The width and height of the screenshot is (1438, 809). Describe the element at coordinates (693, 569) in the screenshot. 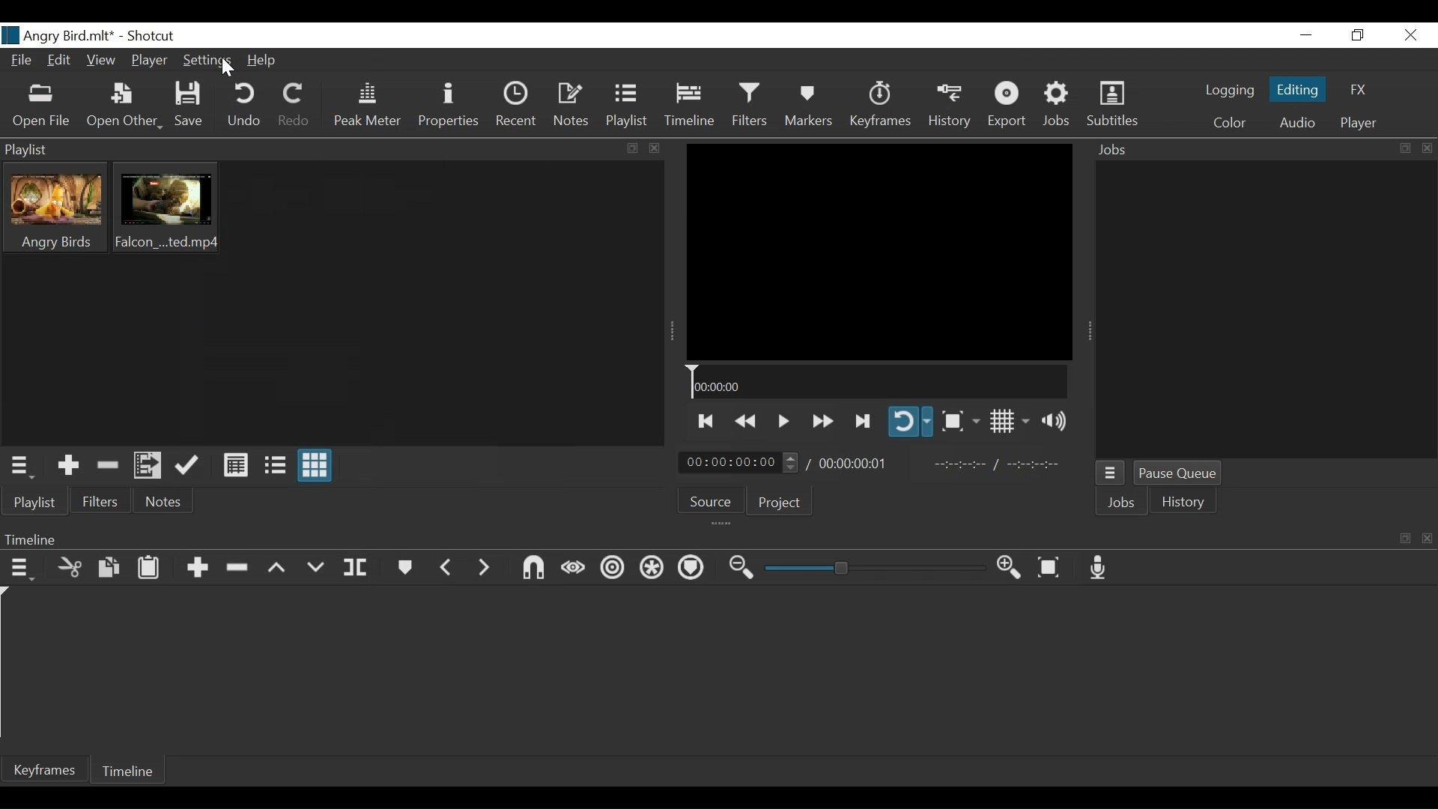

I see `Ripple markers` at that location.